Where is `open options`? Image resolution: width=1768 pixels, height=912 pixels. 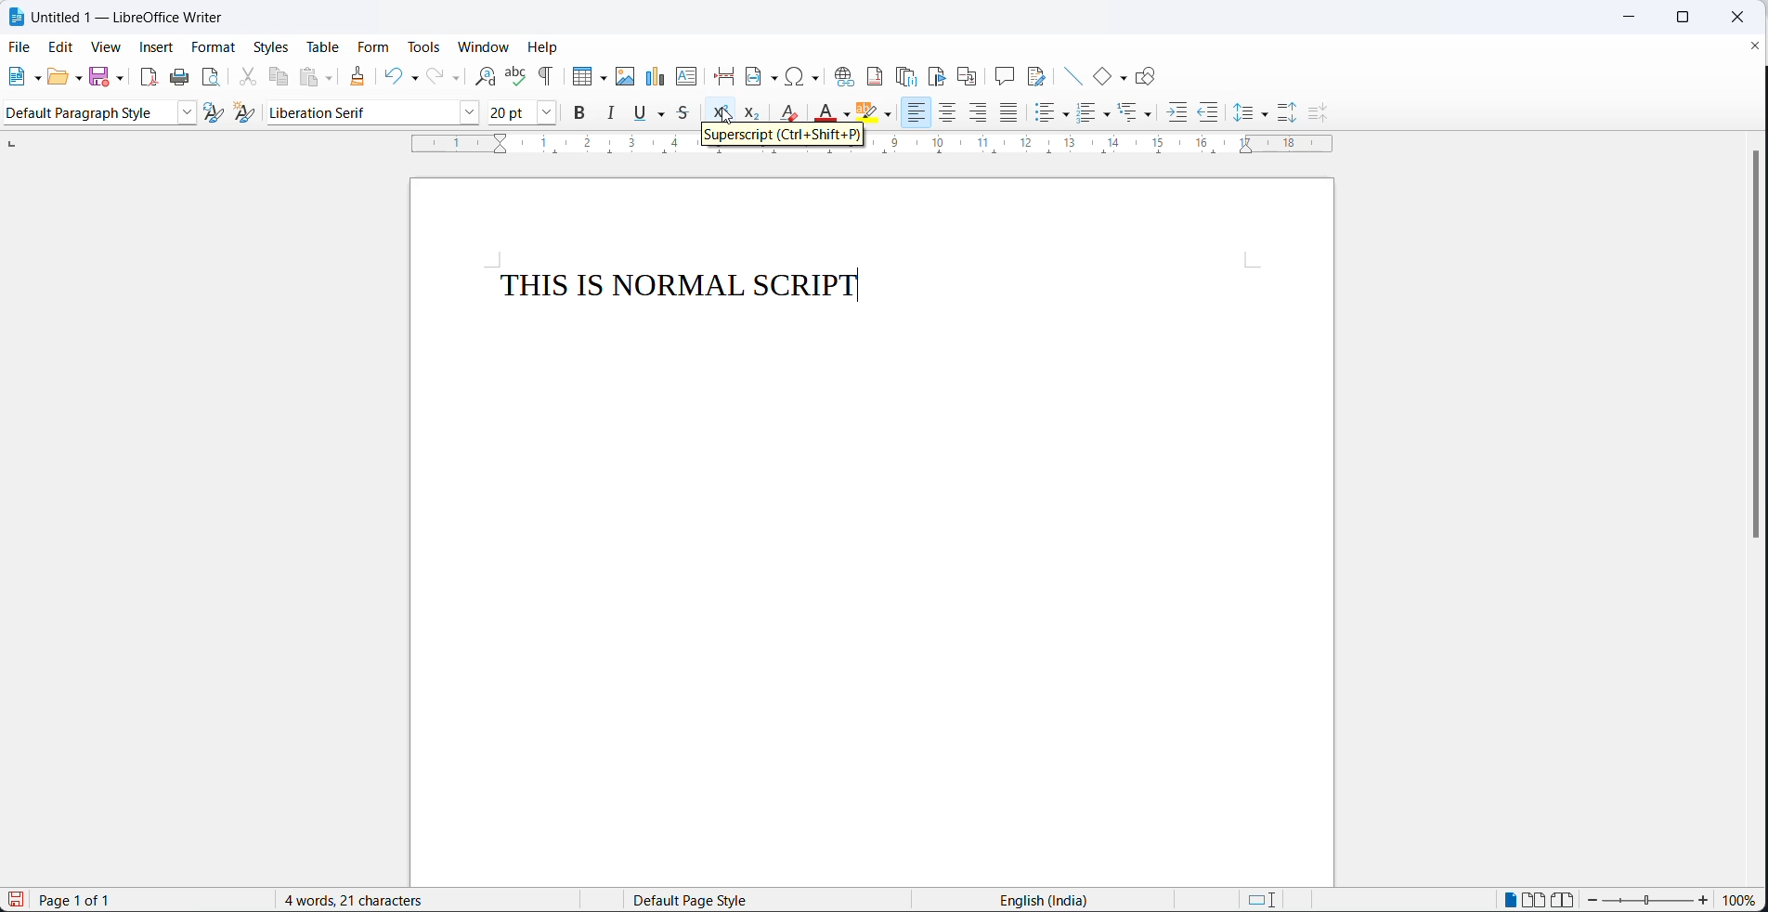
open options is located at coordinates (78, 76).